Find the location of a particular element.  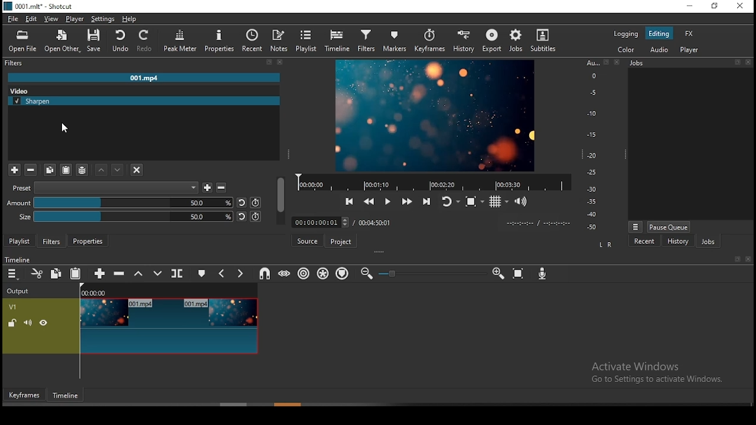

recent is located at coordinates (646, 241).